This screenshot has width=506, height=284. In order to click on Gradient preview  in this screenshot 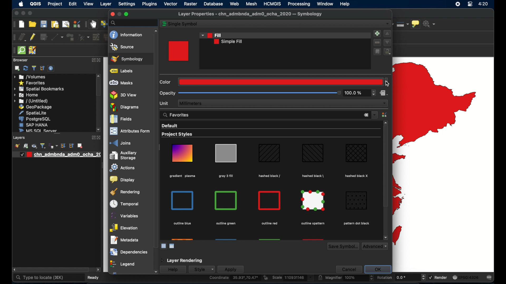, I will do `click(183, 153)`.